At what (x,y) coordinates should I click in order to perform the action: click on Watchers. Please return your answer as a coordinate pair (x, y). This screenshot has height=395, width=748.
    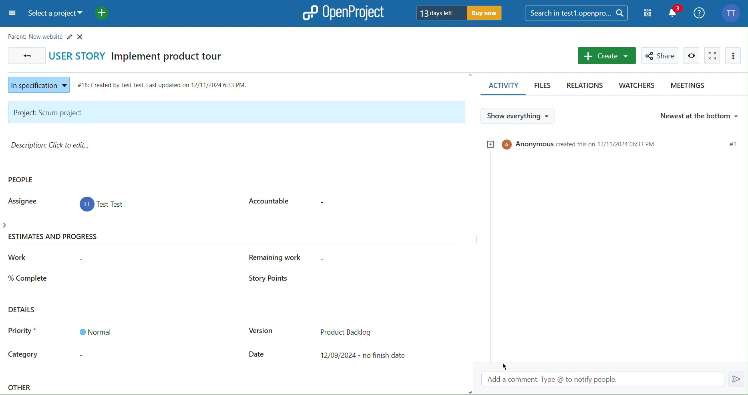
    Looking at the image, I should click on (636, 87).